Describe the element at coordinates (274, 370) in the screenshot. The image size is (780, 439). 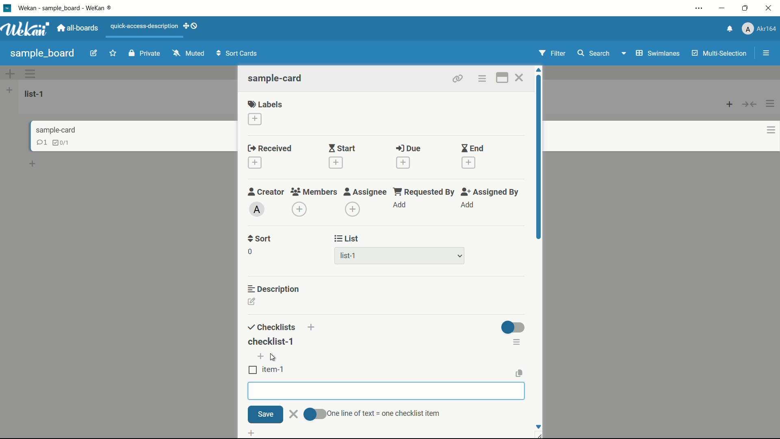
I see `item-1` at that location.